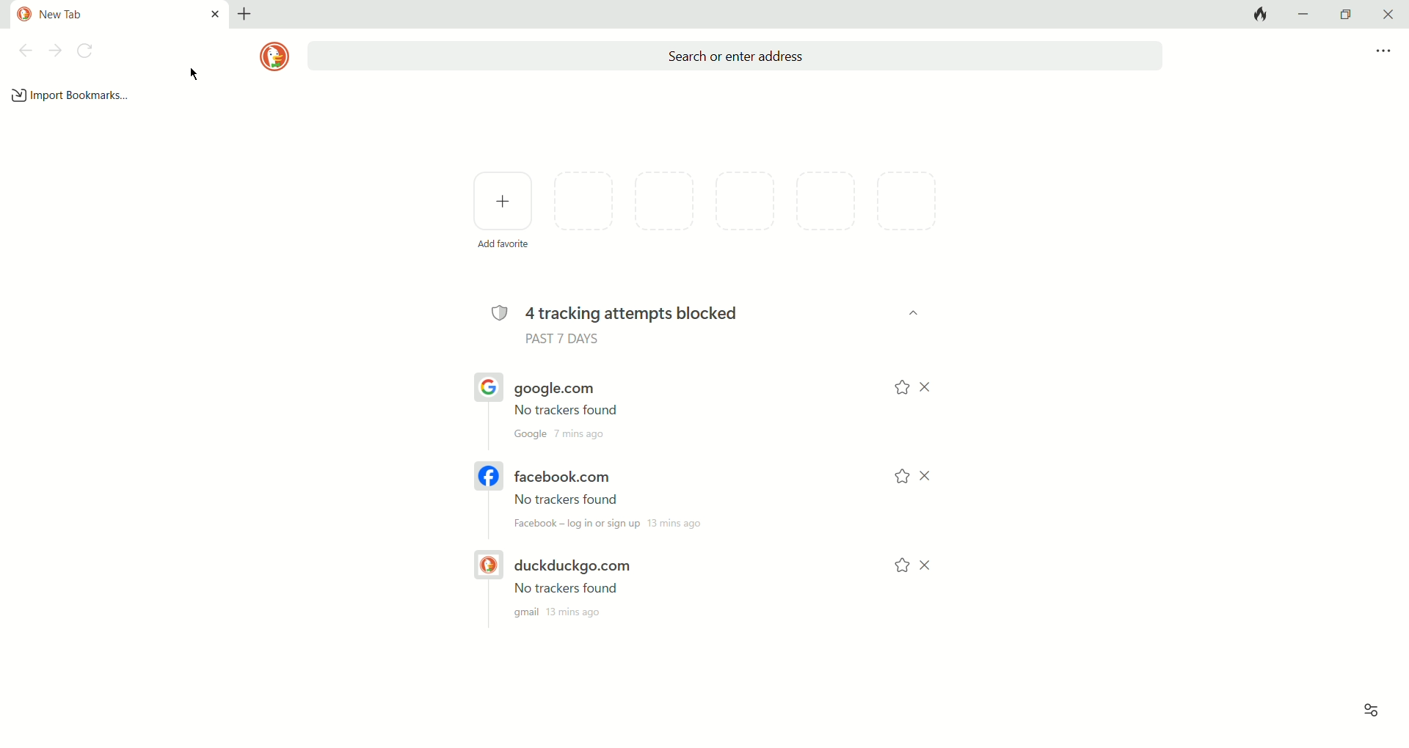  Describe the element at coordinates (904, 477) in the screenshot. I see `add to favorites ` at that location.